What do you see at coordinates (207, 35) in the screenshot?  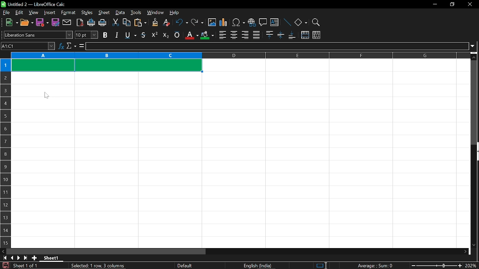 I see `cell color` at bounding box center [207, 35].